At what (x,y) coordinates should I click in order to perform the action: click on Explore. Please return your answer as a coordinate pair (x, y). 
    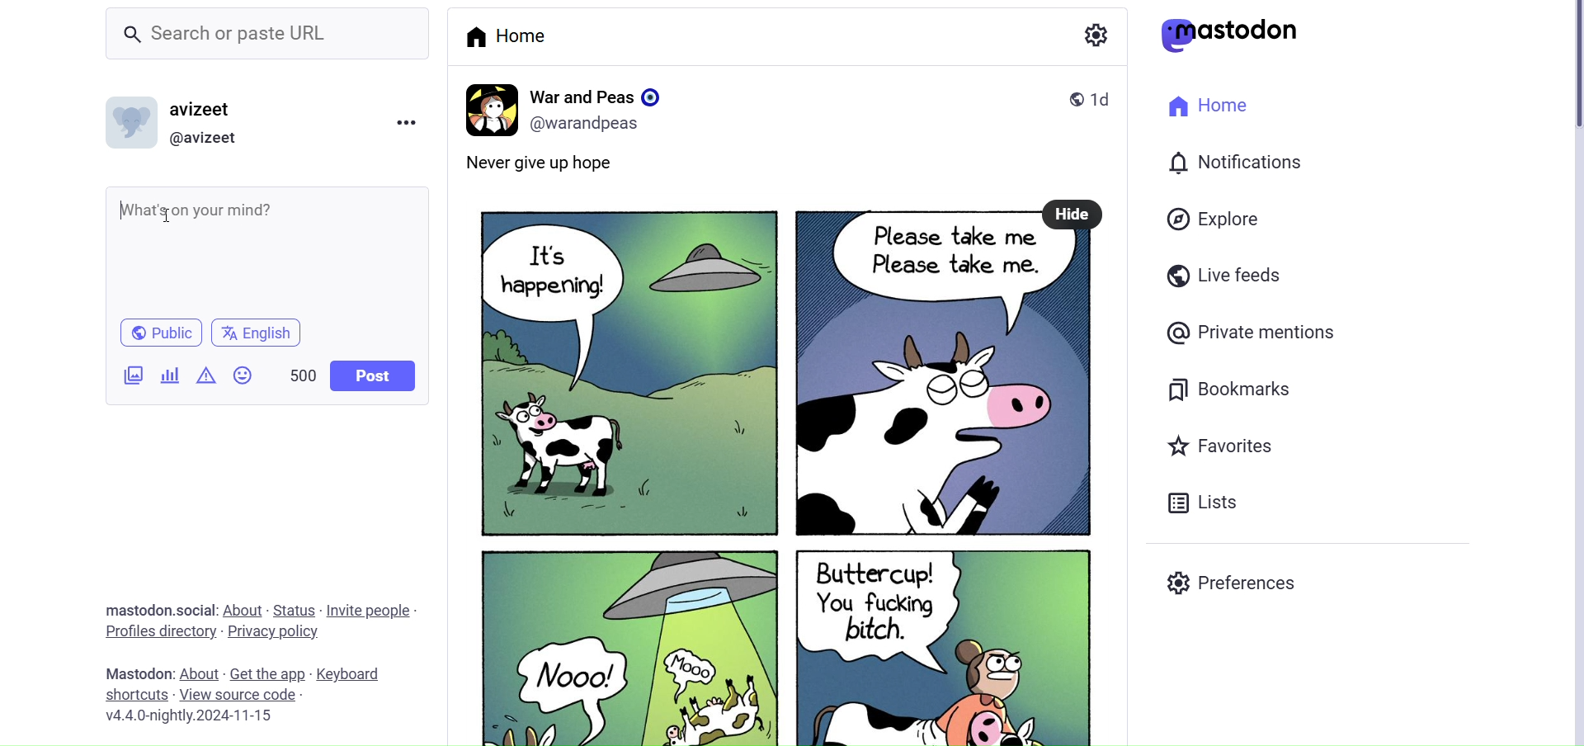
    Looking at the image, I should click on (1212, 219).